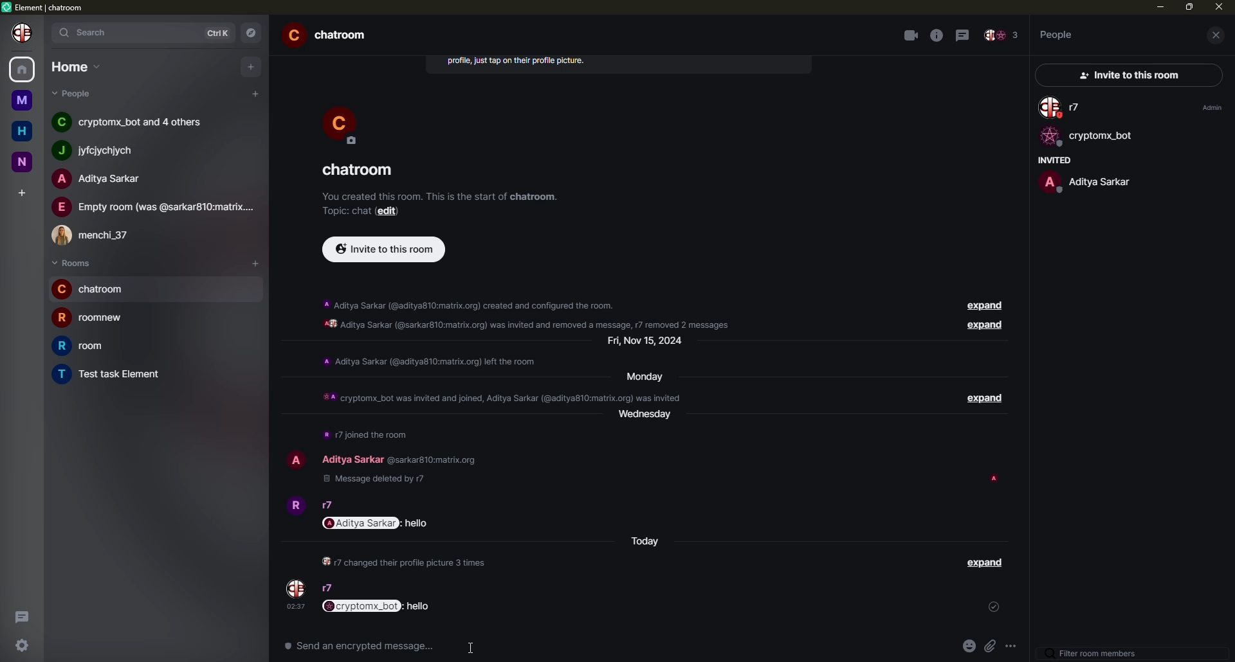 This screenshot has height=662, width=1235. What do you see at coordinates (19, 616) in the screenshot?
I see `threads` at bounding box center [19, 616].